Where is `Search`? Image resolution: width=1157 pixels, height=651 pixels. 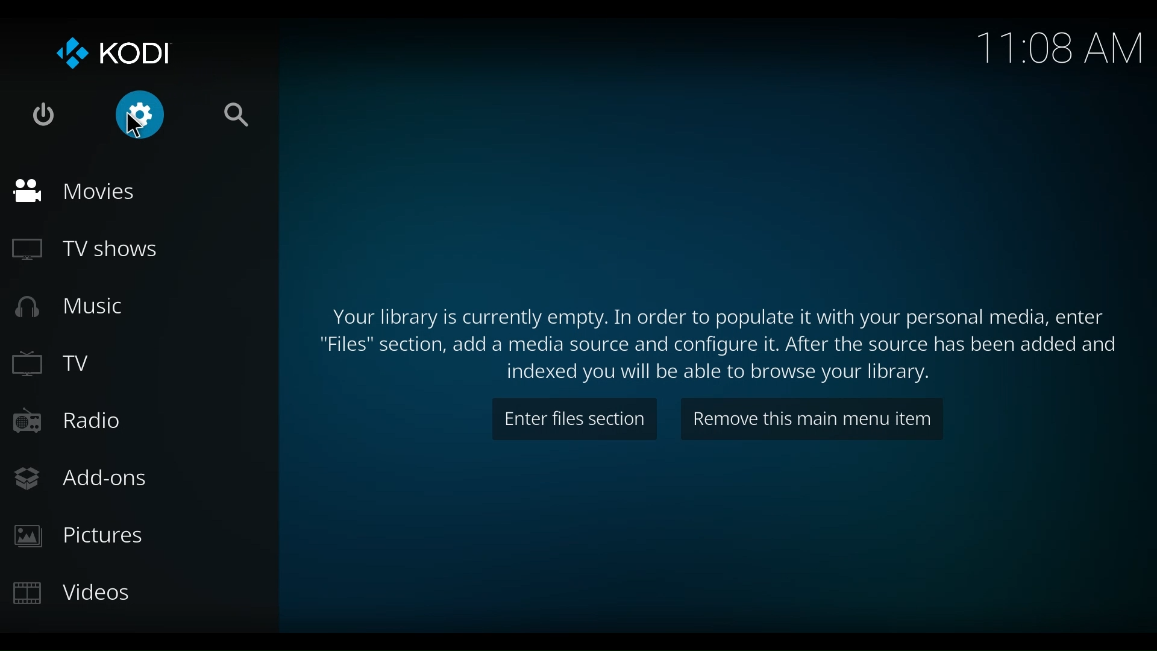
Search is located at coordinates (234, 116).